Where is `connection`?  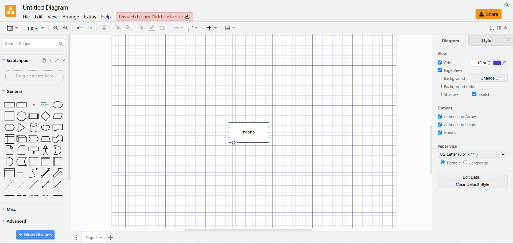 connection is located at coordinates (177, 28).